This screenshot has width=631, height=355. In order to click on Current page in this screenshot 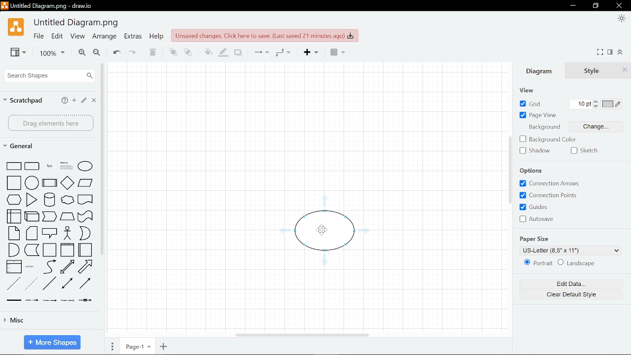, I will do `click(137, 346)`.